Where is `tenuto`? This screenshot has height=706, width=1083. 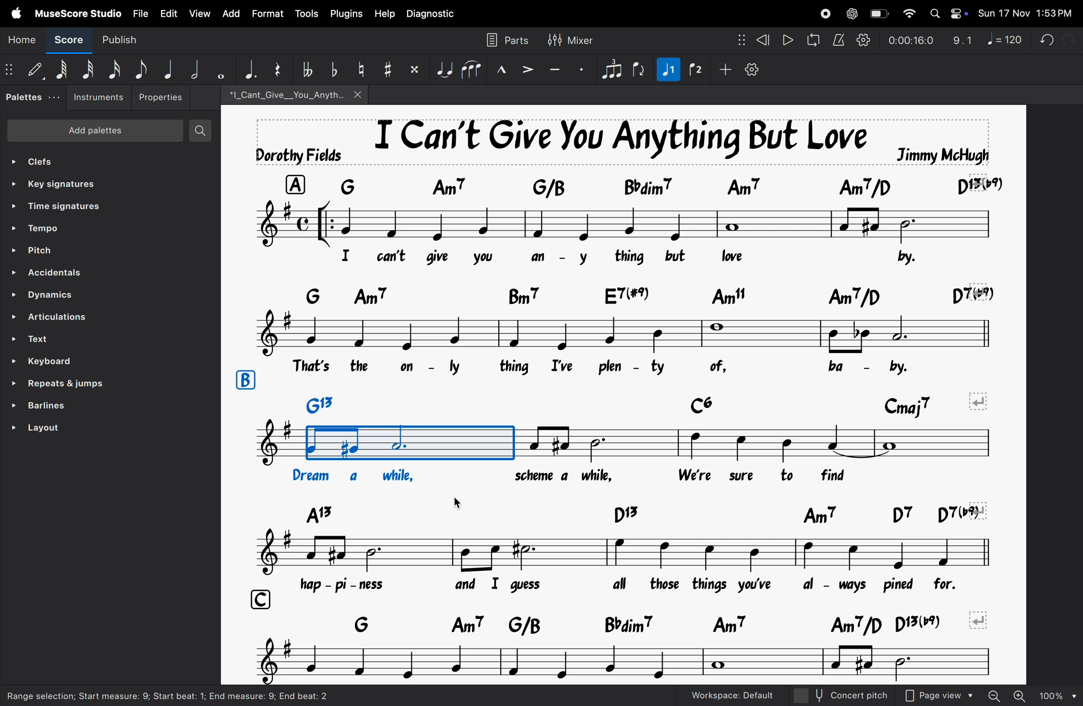 tenuto is located at coordinates (557, 67).